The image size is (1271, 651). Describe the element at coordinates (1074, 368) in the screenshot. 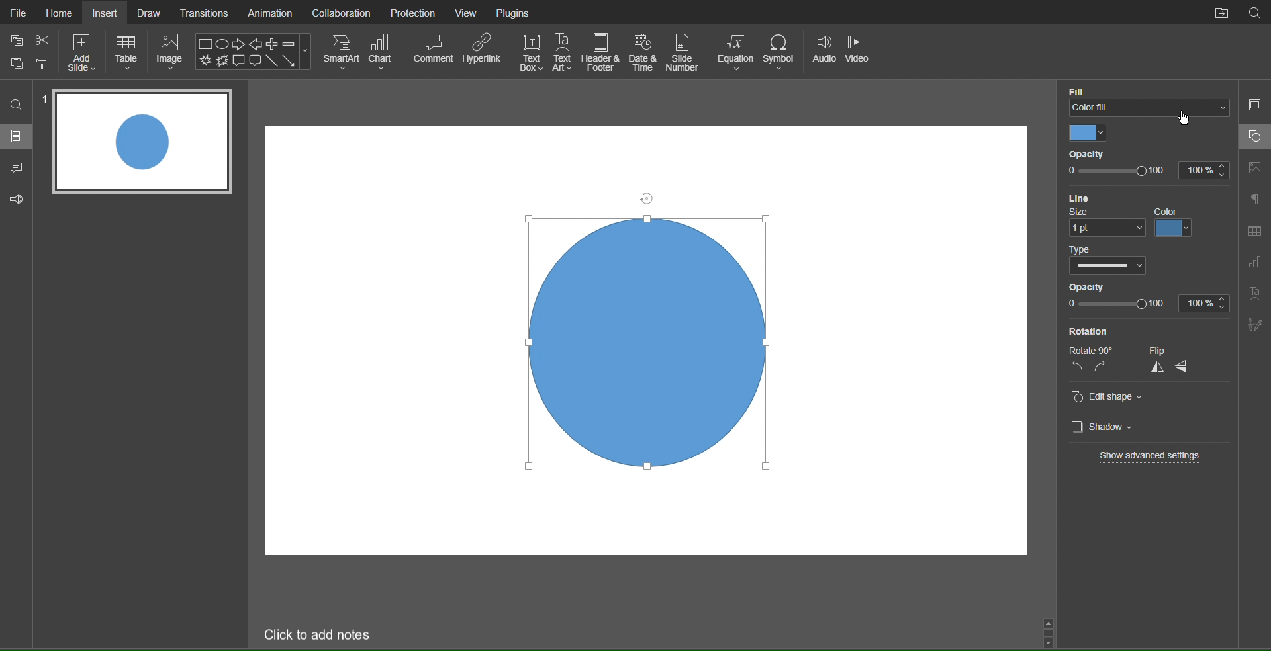

I see `rotate left` at that location.